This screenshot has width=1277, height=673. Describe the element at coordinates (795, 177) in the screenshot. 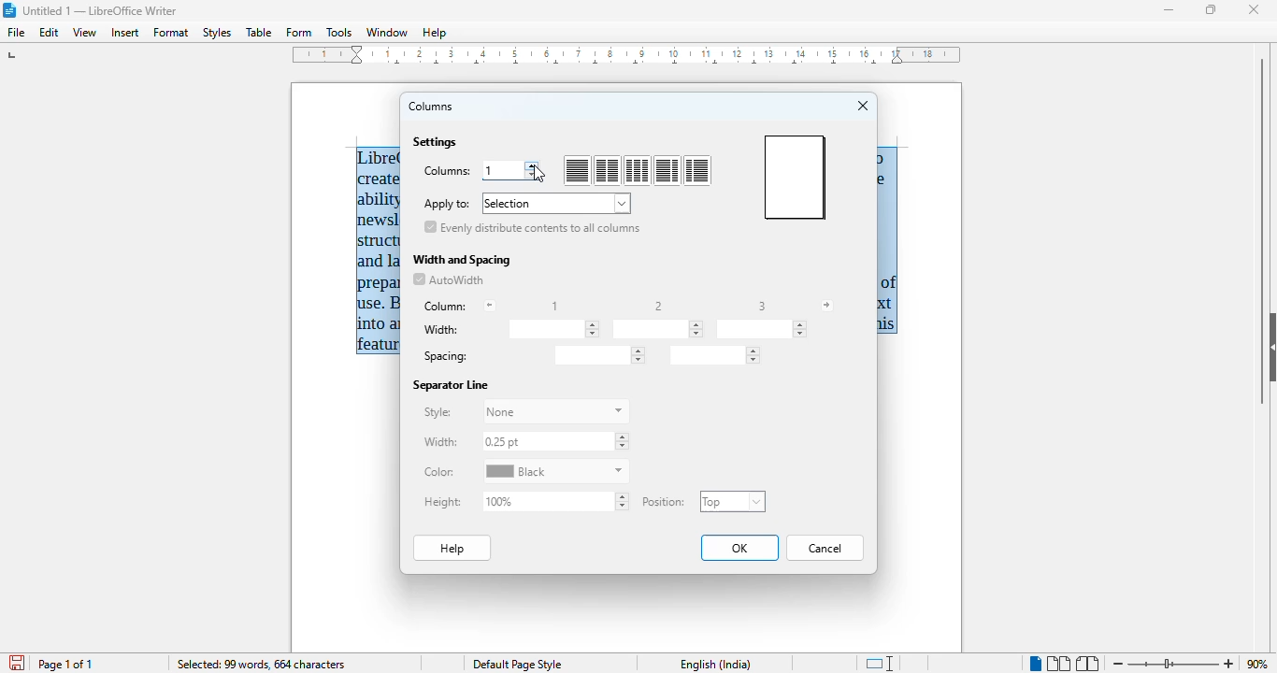

I see `page view` at that location.